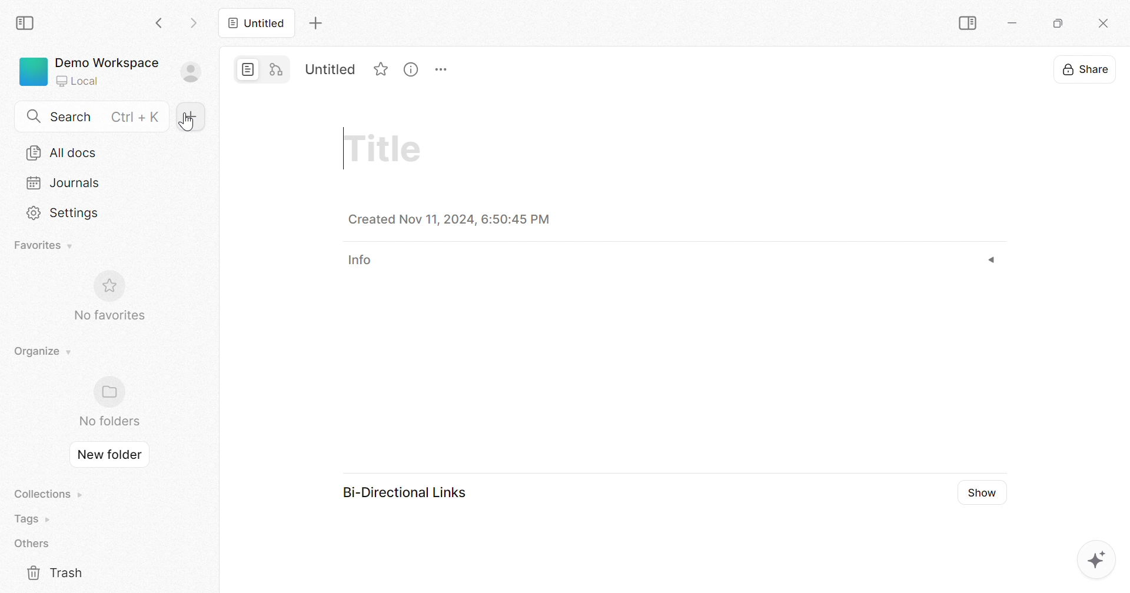 Image resolution: width=1130 pixels, height=593 pixels. What do you see at coordinates (34, 71) in the screenshot?
I see `Green color` at bounding box center [34, 71].